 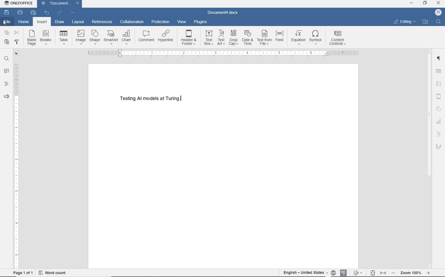 I want to click on insert, so click(x=42, y=22).